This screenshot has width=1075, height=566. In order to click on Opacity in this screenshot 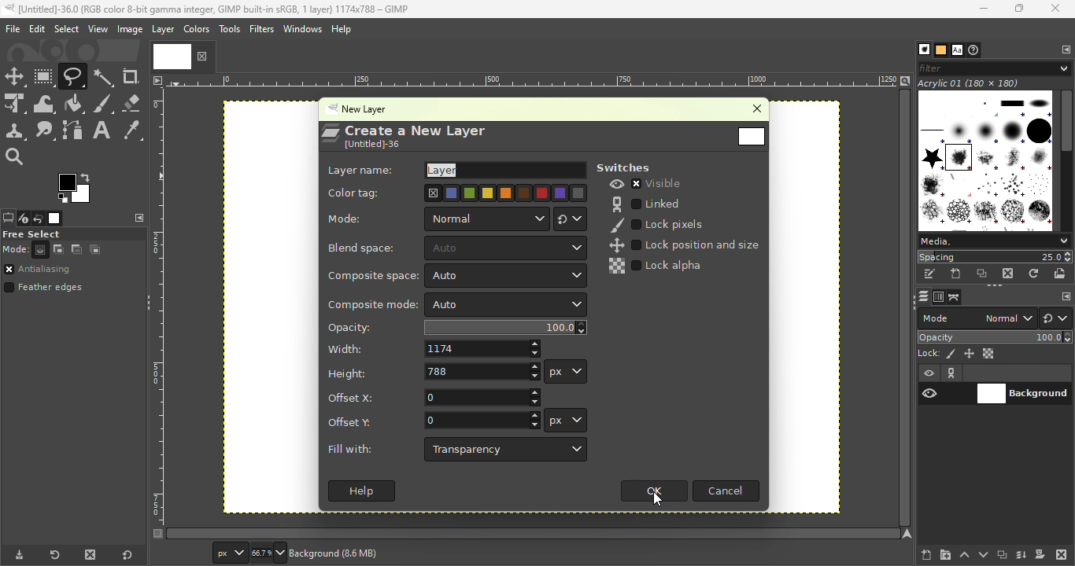, I will do `click(456, 327)`.